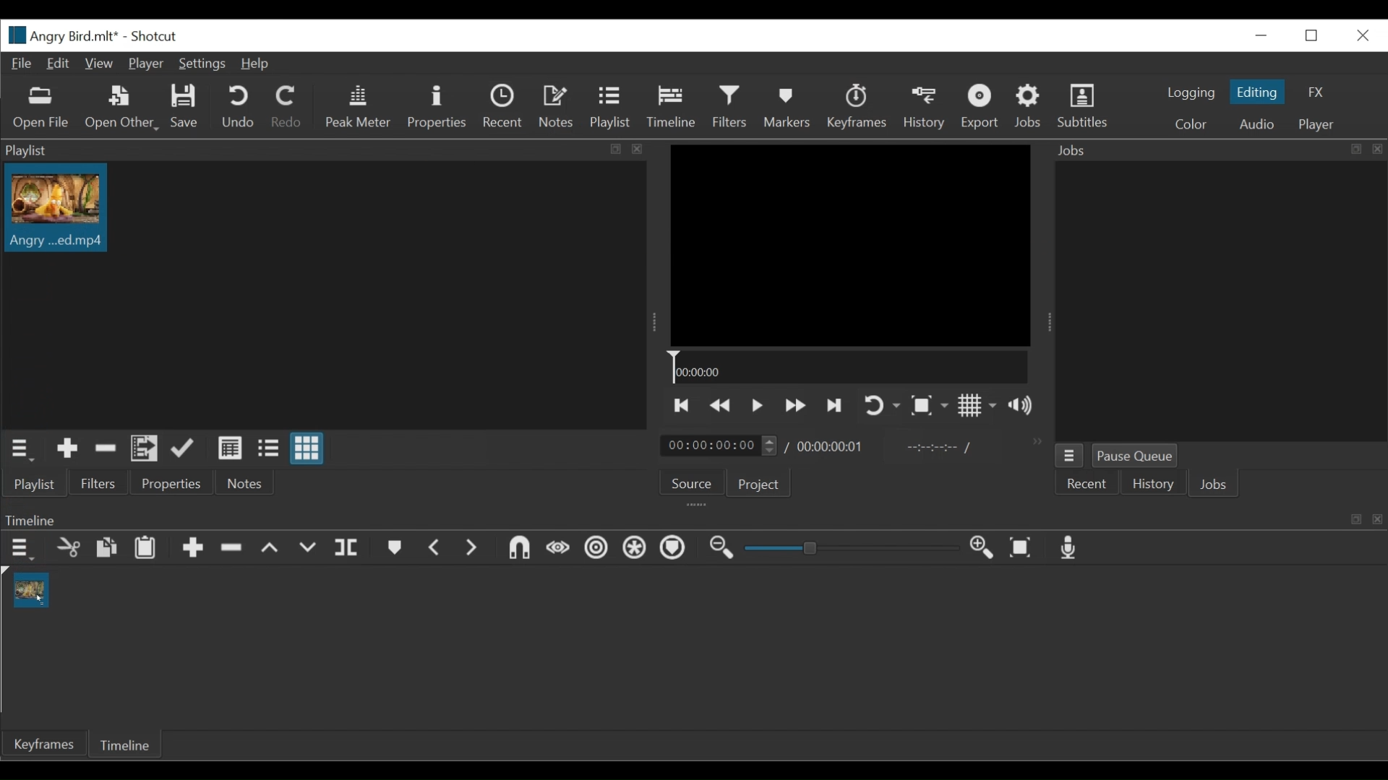 The width and height of the screenshot is (1388, 780). What do you see at coordinates (67, 547) in the screenshot?
I see `Cut` at bounding box center [67, 547].